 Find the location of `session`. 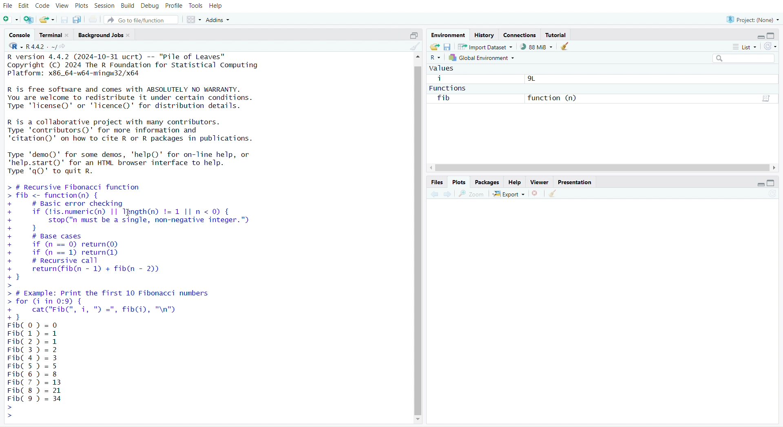

session is located at coordinates (104, 7).